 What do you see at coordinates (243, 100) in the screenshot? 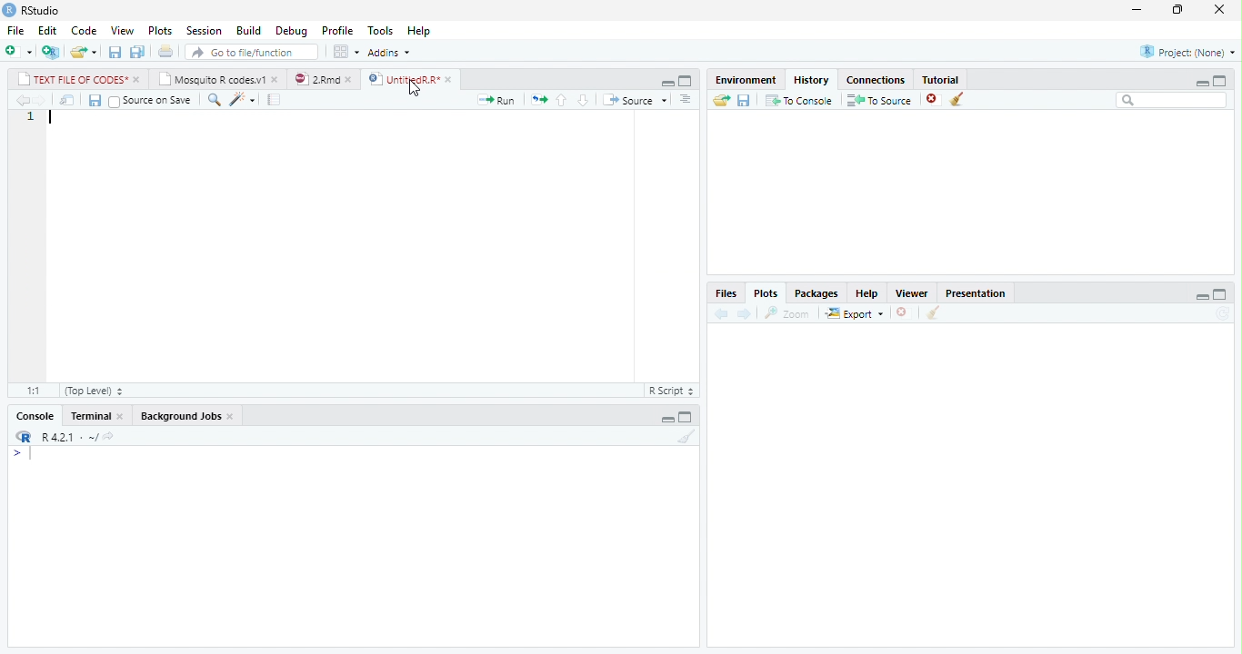
I see `code tools` at bounding box center [243, 100].